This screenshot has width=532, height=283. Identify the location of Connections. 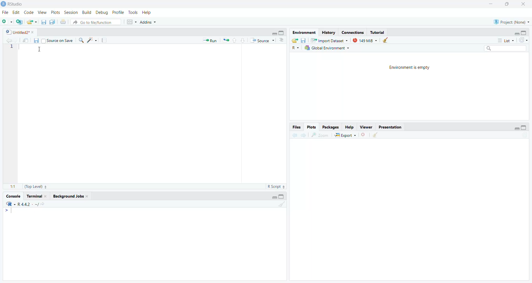
(352, 32).